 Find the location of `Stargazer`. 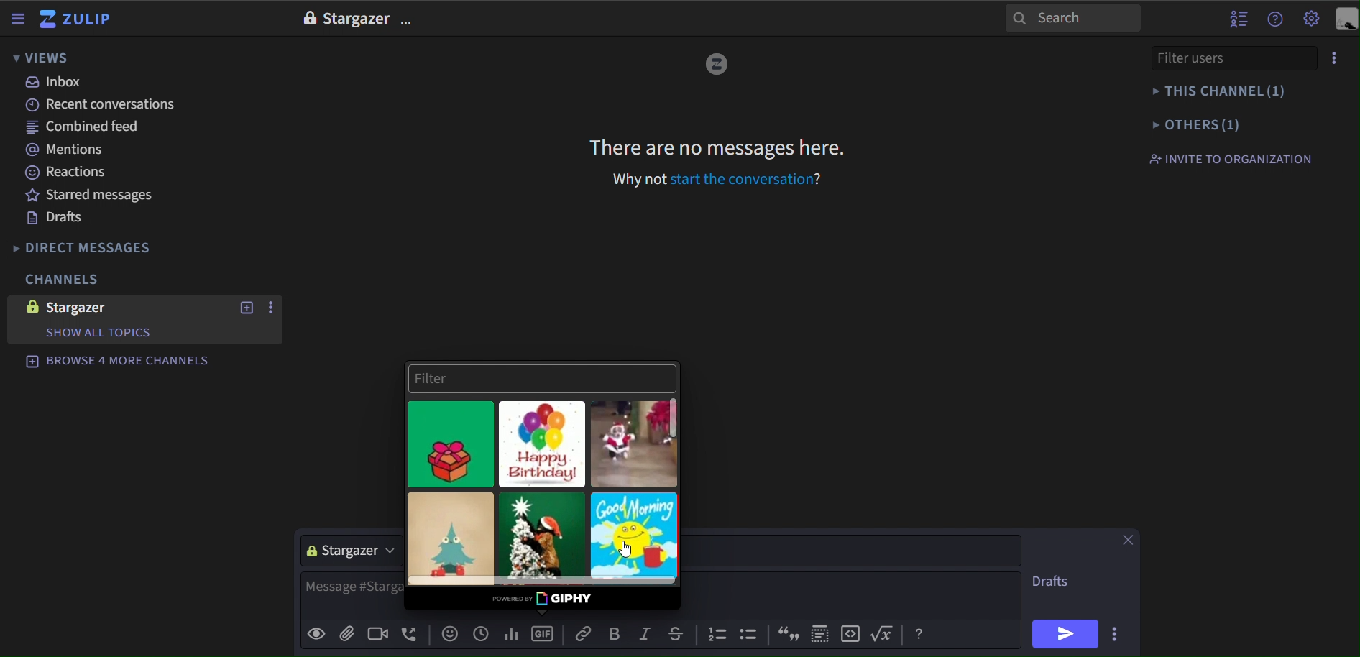

Stargazer is located at coordinates (344, 552).